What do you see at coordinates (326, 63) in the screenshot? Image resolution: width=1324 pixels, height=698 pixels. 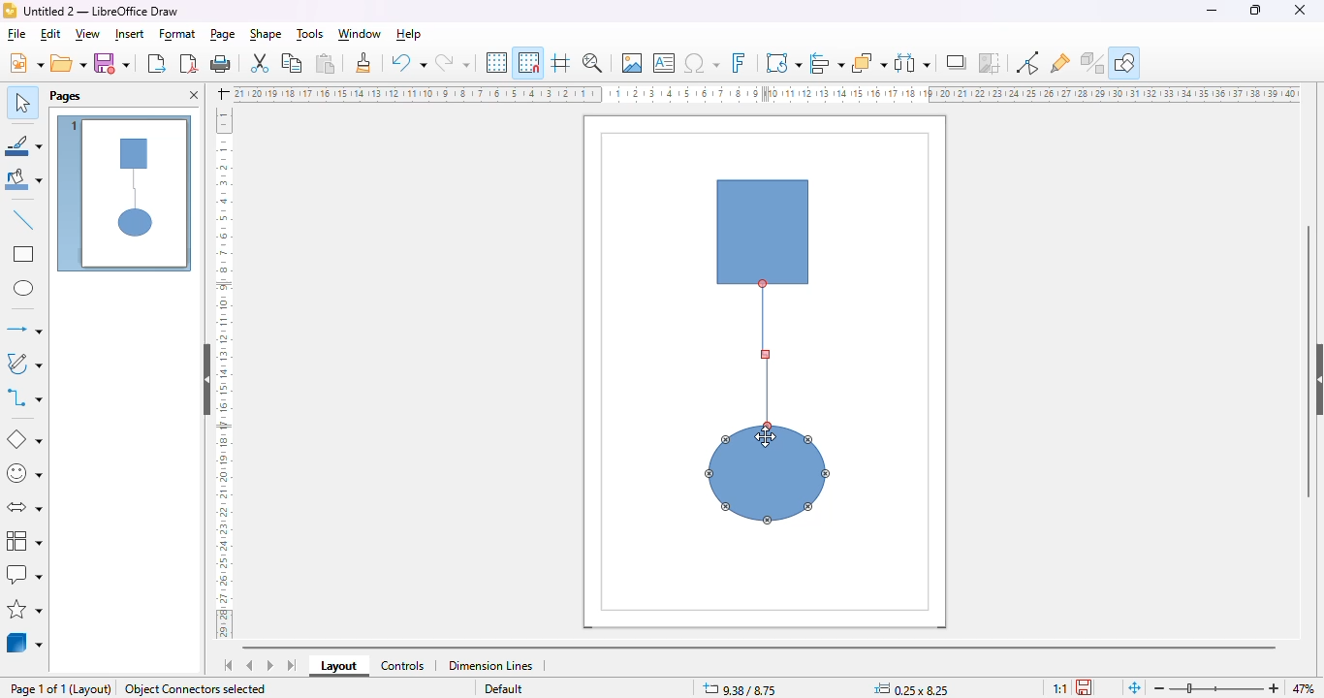 I see `paste` at bounding box center [326, 63].